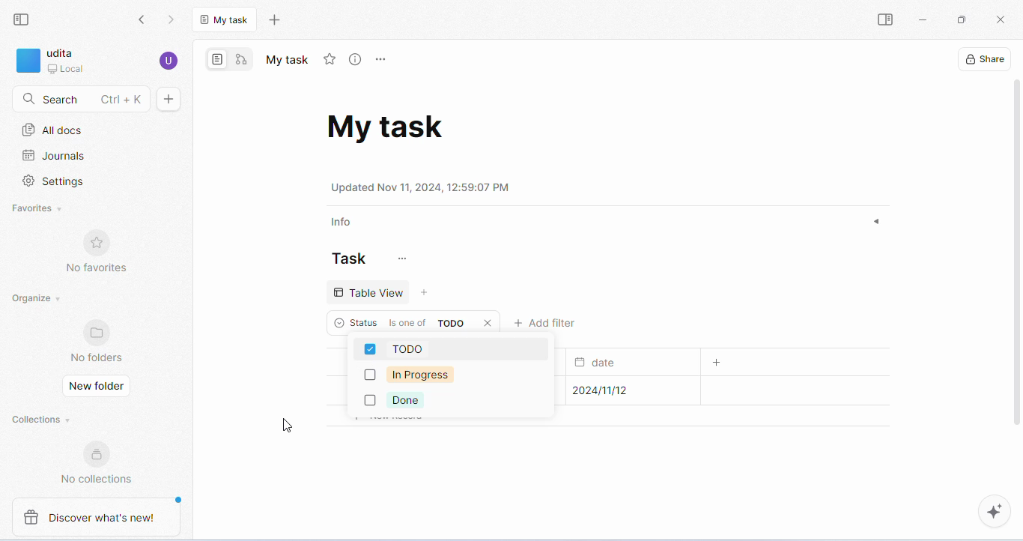 The image size is (1023, 541). I want to click on date, so click(600, 363).